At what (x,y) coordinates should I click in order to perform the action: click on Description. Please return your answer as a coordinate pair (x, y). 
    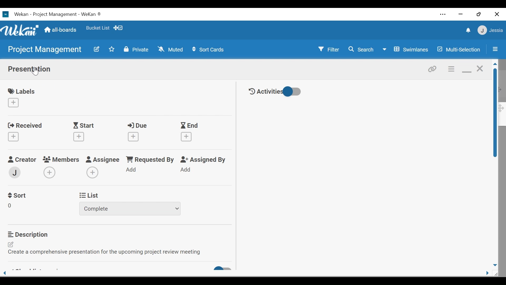
    Looking at the image, I should click on (41, 235).